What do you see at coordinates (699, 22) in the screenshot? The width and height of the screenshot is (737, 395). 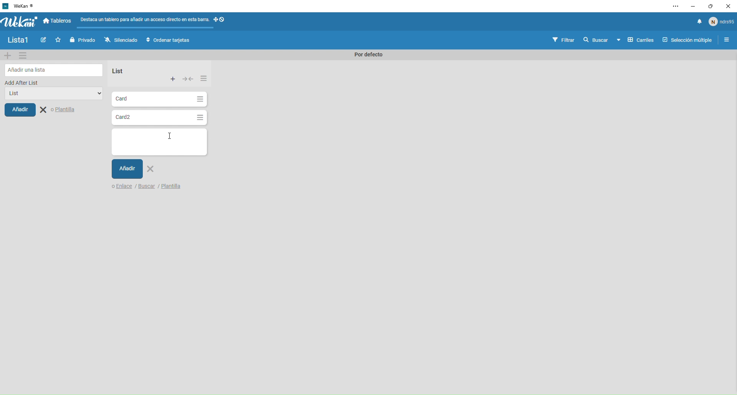 I see `Sound` at bounding box center [699, 22].